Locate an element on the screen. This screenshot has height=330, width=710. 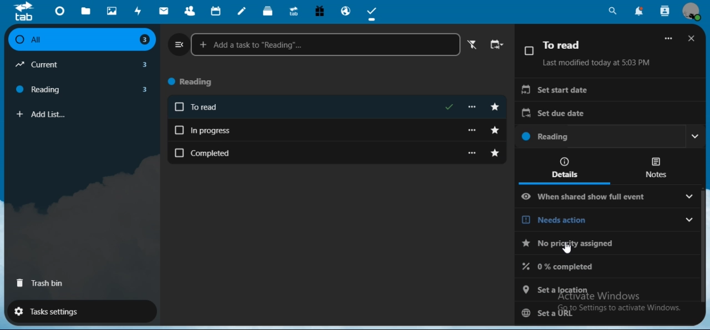
needs action is located at coordinates (609, 245).